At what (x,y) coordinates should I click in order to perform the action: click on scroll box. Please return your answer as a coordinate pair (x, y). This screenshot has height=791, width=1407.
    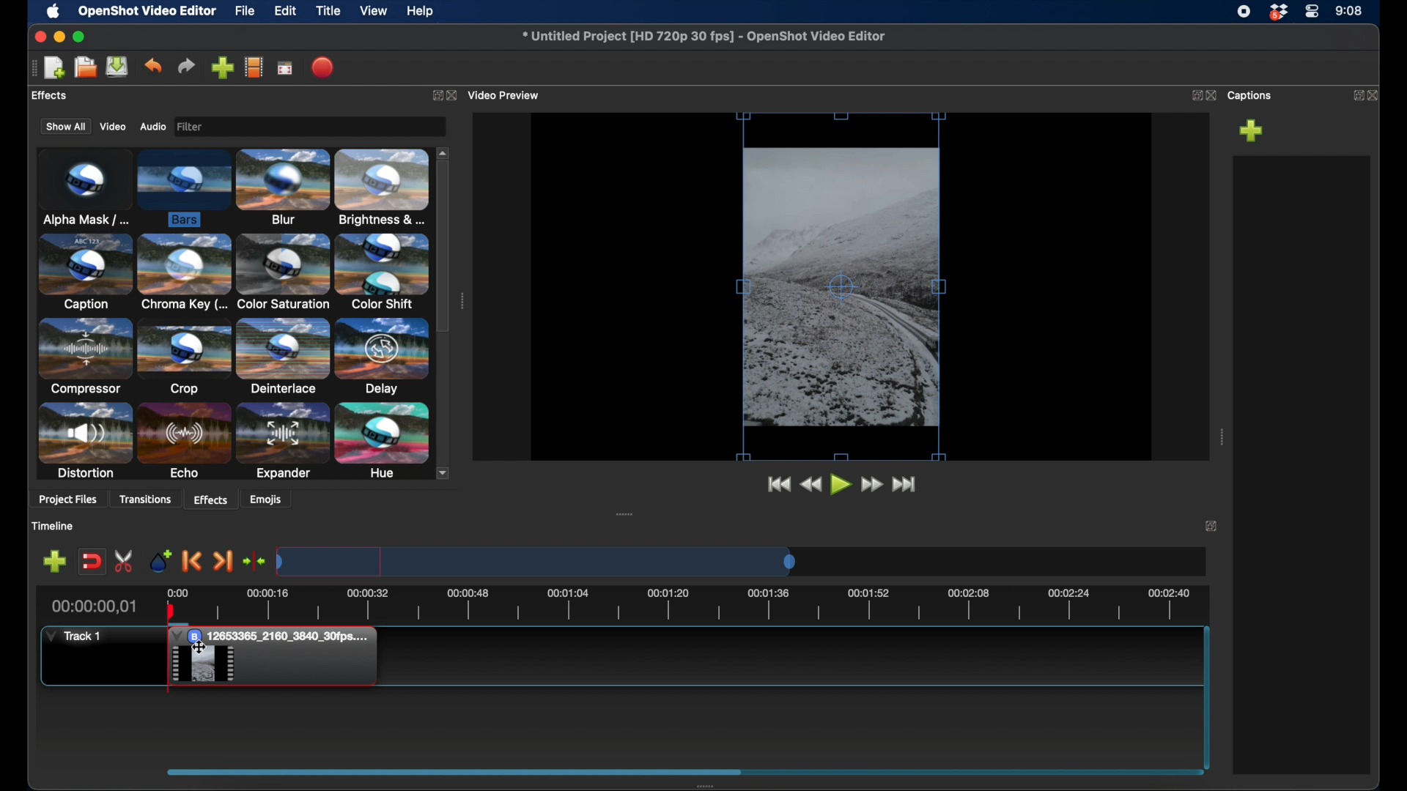
    Looking at the image, I should click on (444, 247).